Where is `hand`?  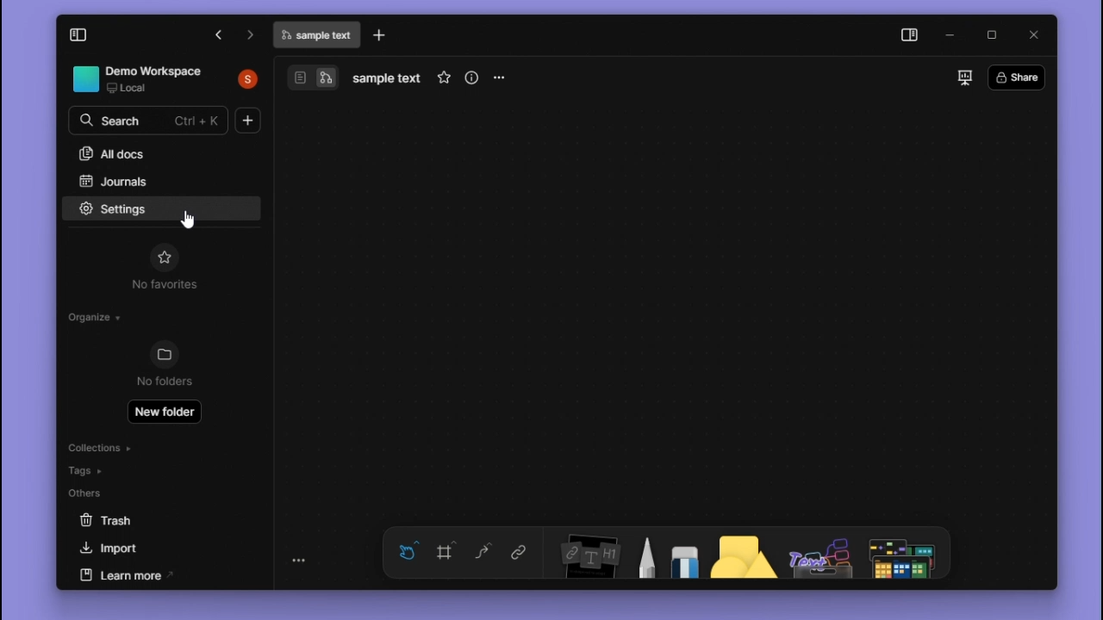
hand is located at coordinates (408, 551).